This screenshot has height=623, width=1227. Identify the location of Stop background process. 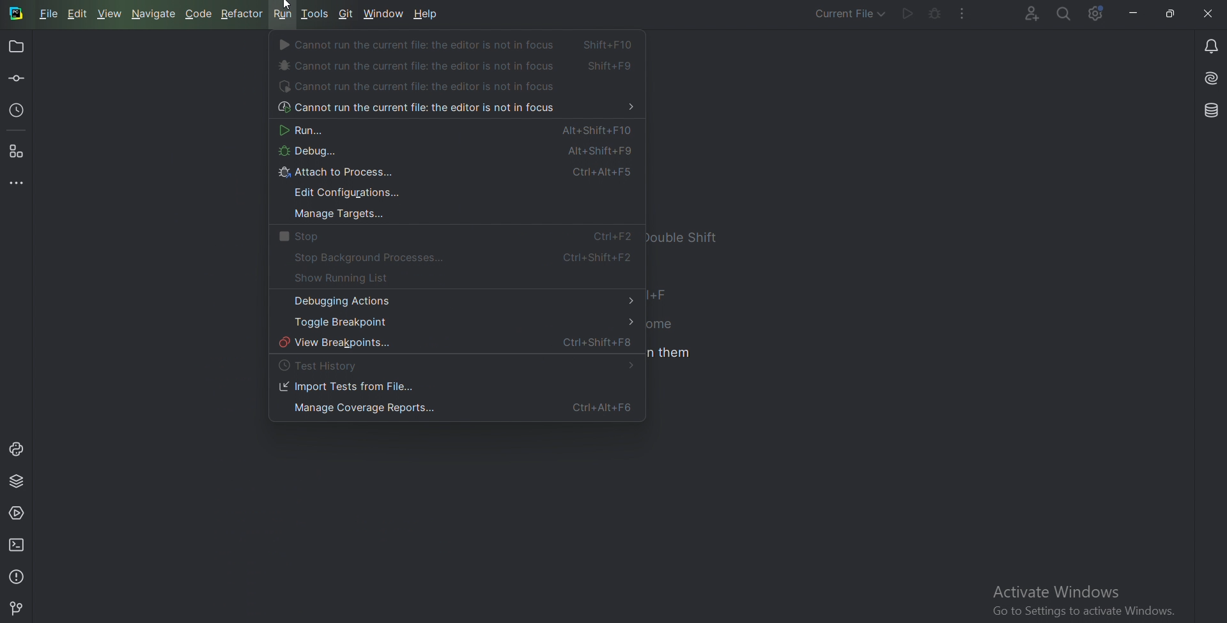
(461, 258).